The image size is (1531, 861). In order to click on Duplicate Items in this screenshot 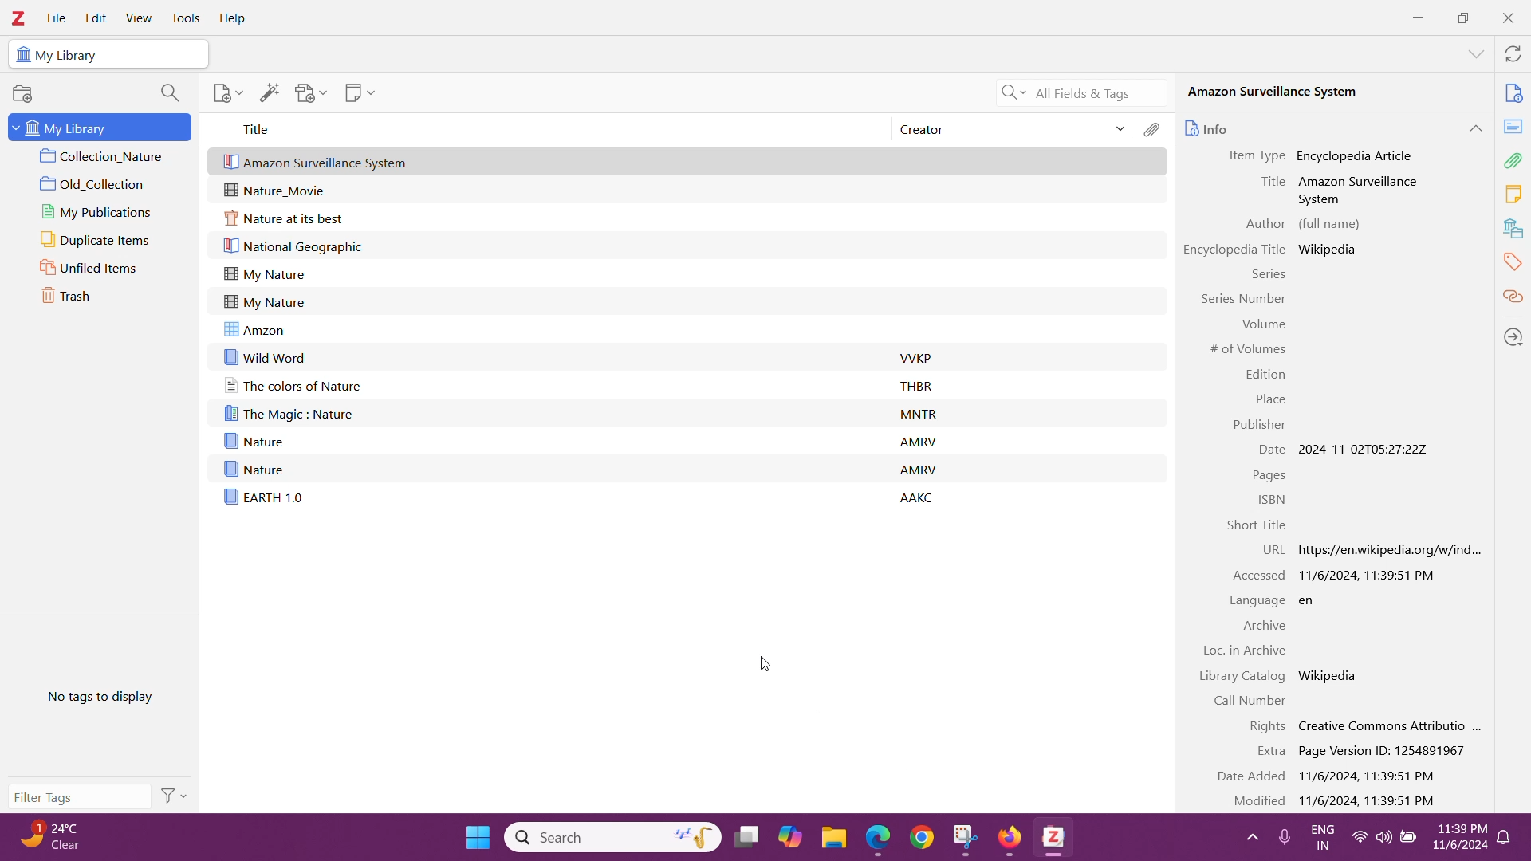, I will do `click(110, 238)`.